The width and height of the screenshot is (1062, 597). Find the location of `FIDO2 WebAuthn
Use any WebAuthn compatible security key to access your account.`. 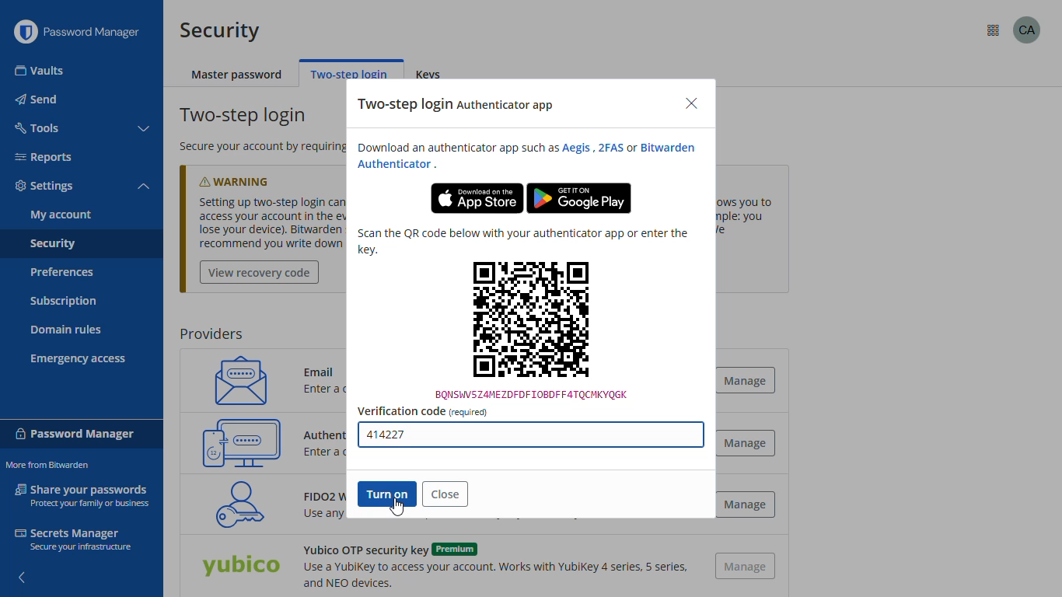

FIDO2 WebAuthn
Use any WebAuthn compatible security key to access your account. is located at coordinates (313, 508).